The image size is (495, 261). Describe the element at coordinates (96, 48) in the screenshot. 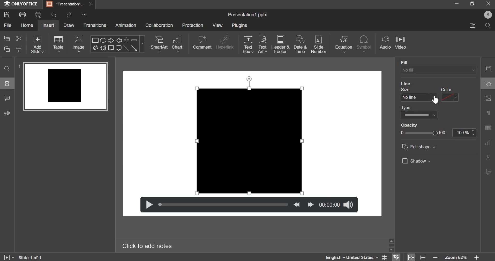

I see `Free shape` at that location.